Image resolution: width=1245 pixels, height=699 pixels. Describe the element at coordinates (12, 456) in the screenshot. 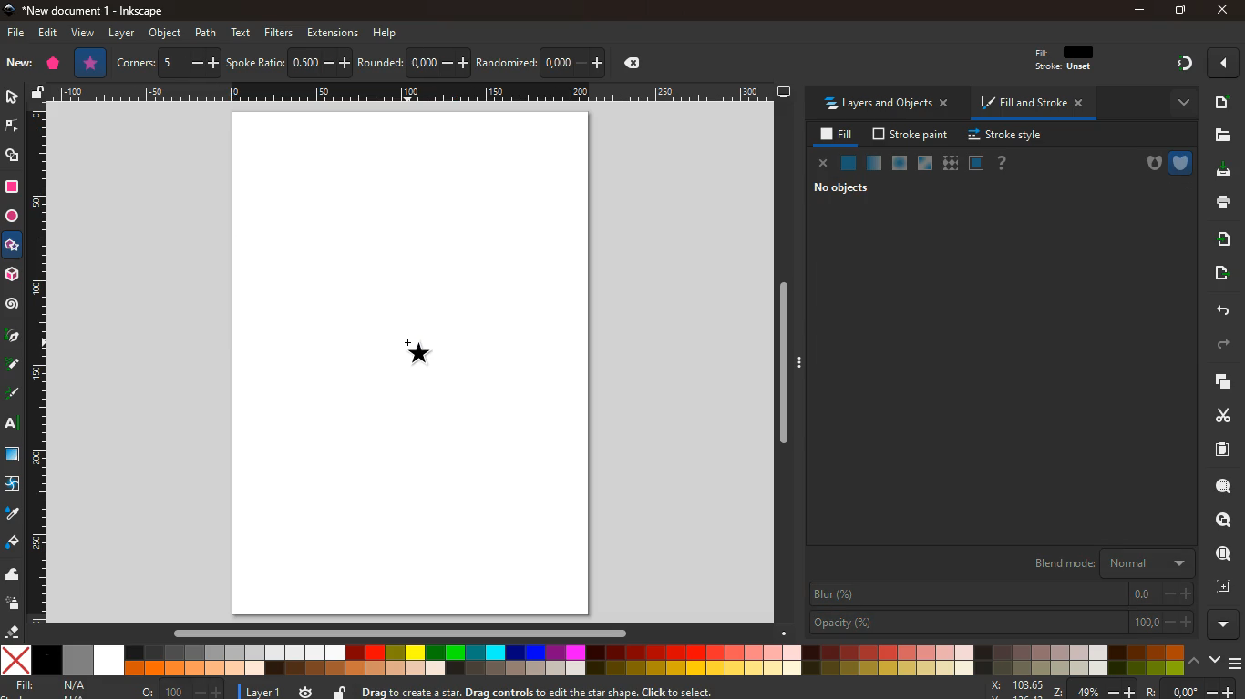

I see `square` at that location.